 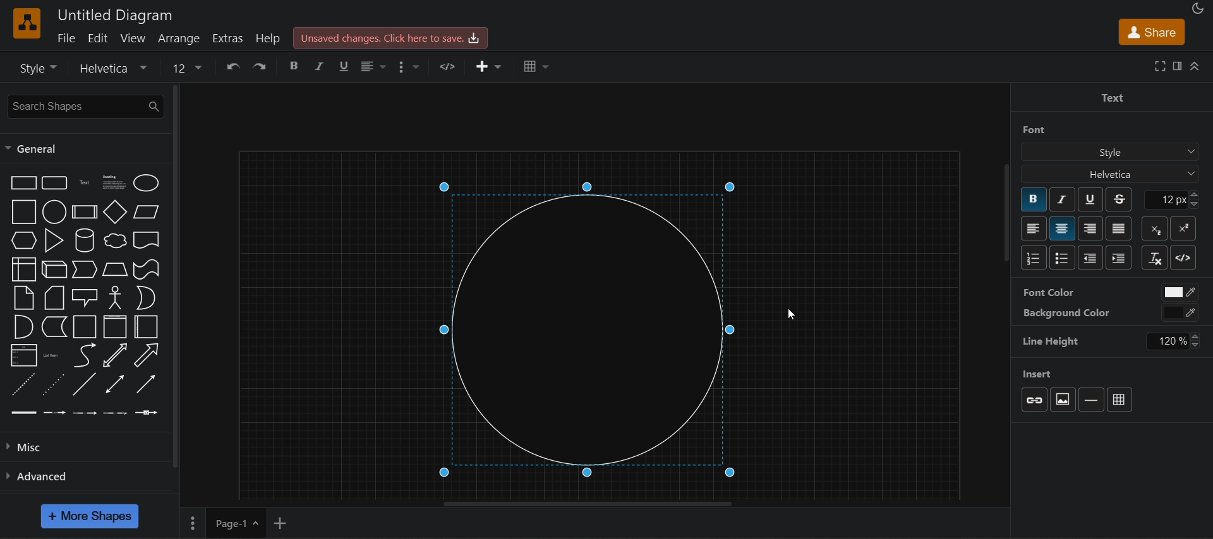 I want to click on html, so click(x=1183, y=258).